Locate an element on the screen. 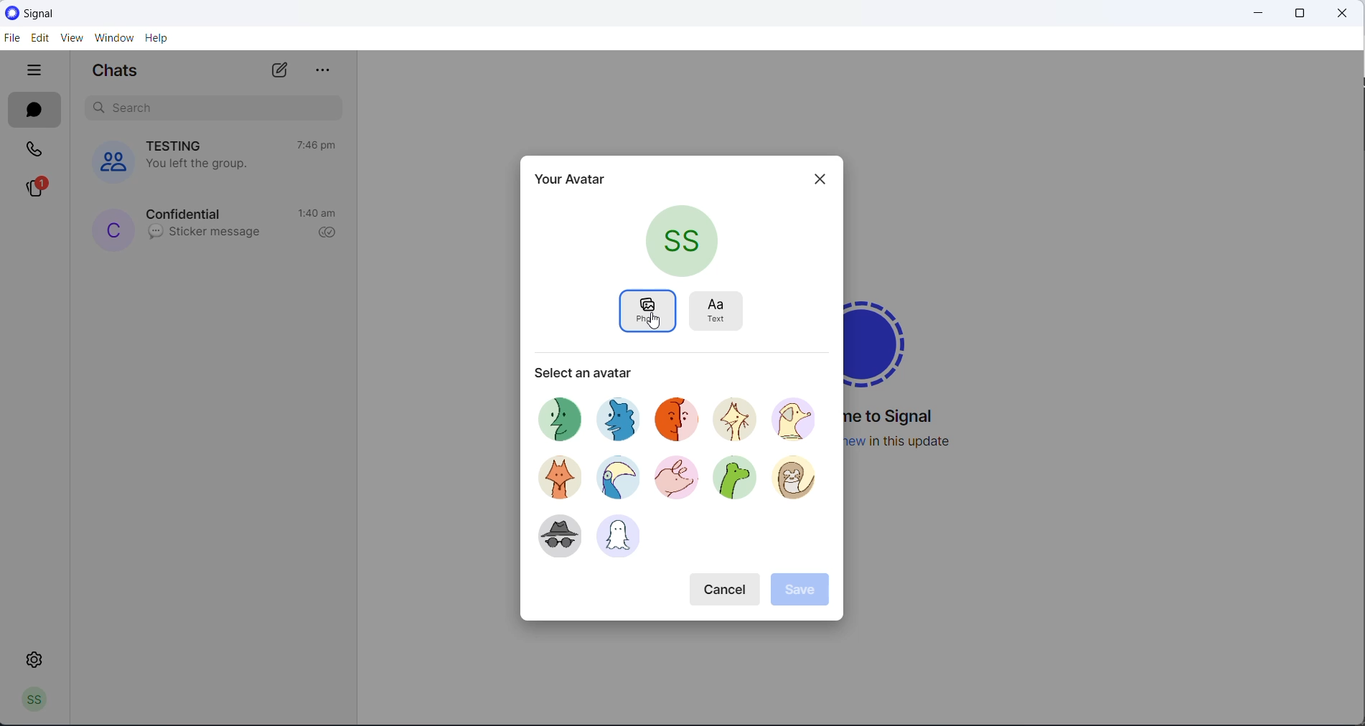 This screenshot has width=1365, height=726. group cover photos is located at coordinates (105, 160).